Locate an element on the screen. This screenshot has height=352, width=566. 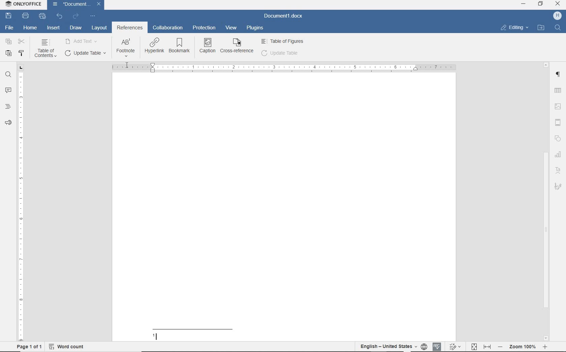
cross-reference is located at coordinates (238, 46).